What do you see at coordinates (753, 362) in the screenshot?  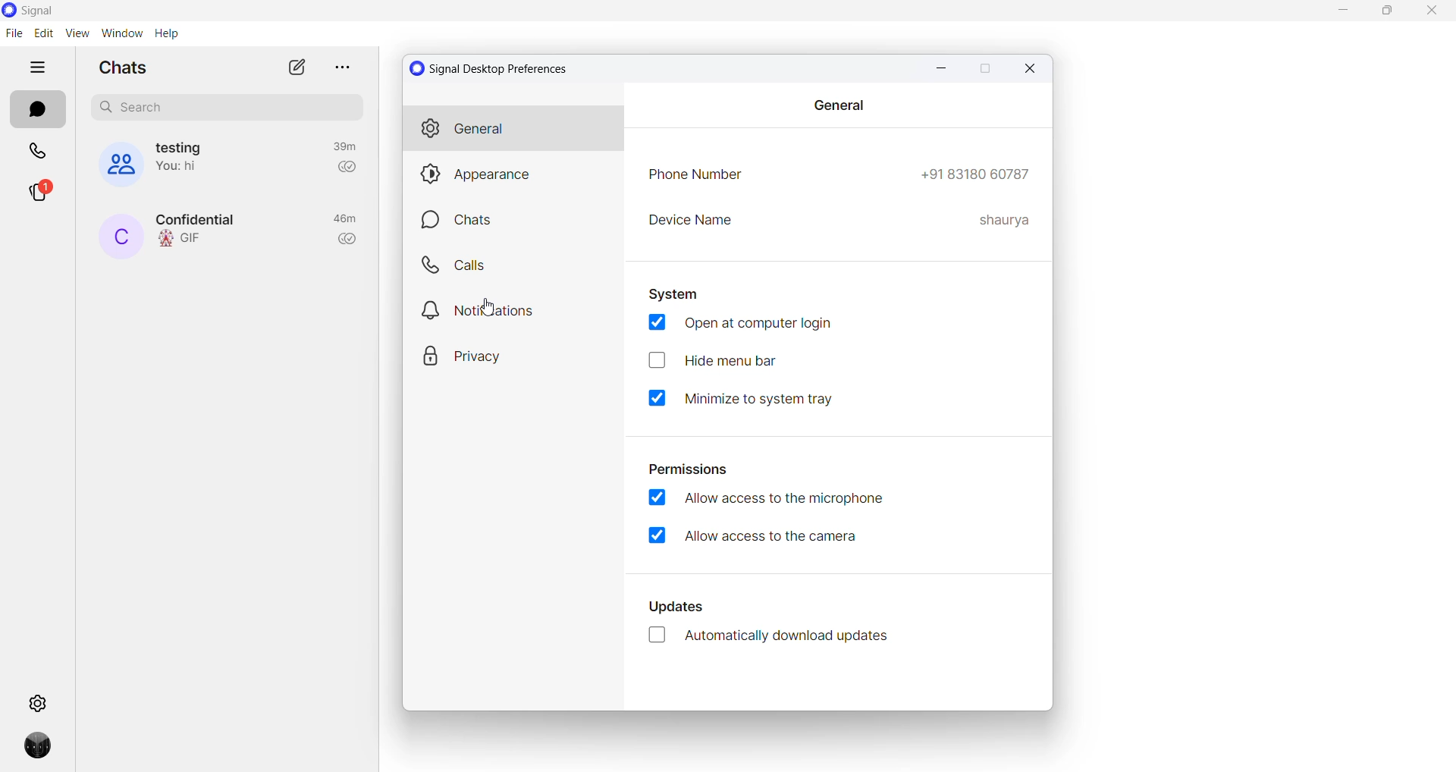 I see `hide menu bar text` at bounding box center [753, 362].